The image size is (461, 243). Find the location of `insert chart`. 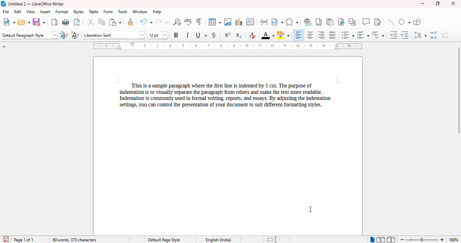

insert chart is located at coordinates (239, 22).